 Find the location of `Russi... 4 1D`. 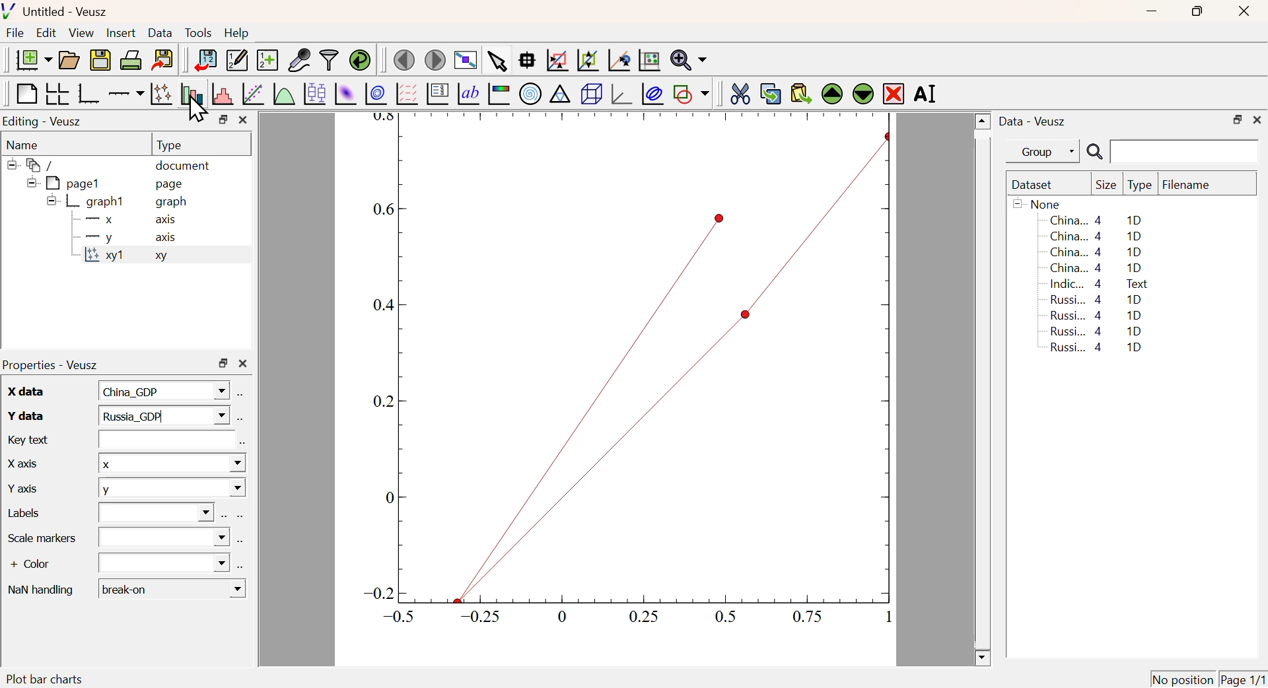

Russi... 4 1D is located at coordinates (1099, 349).